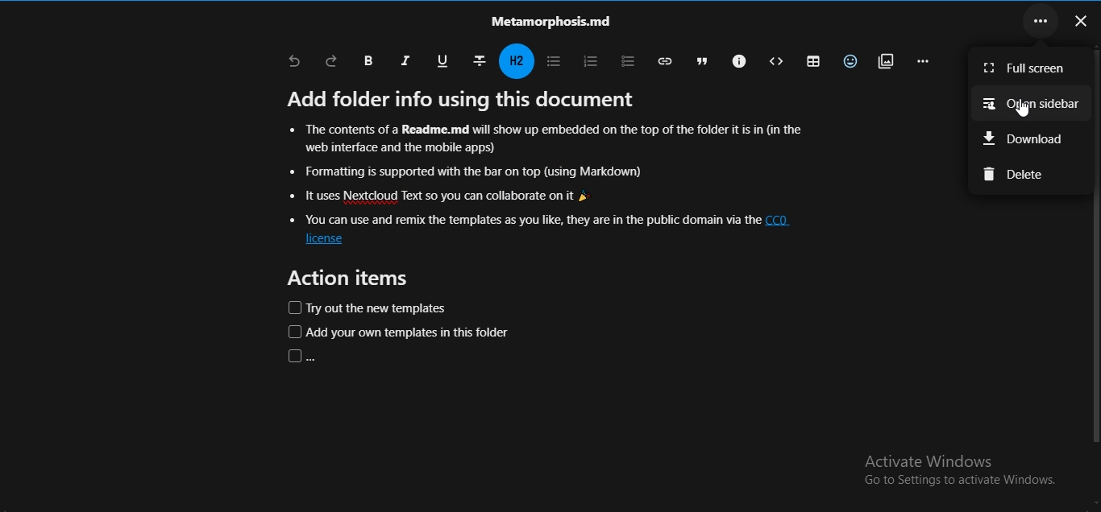  What do you see at coordinates (555, 60) in the screenshot?
I see `unordered list` at bounding box center [555, 60].